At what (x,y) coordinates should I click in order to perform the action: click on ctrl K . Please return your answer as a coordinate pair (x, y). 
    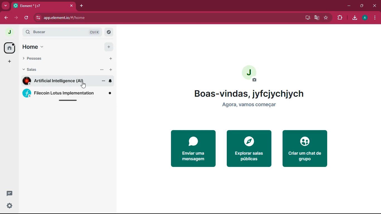
    Looking at the image, I should click on (93, 32).